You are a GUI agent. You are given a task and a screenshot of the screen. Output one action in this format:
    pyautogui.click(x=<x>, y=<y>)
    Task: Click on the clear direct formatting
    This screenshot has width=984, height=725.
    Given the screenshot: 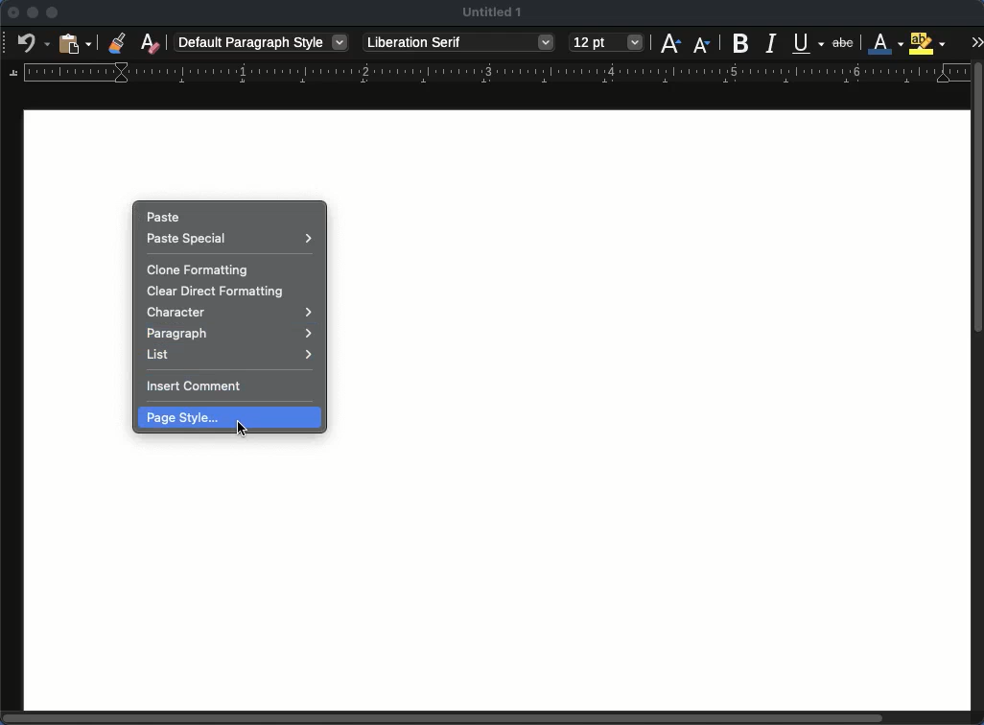 What is the action you would take?
    pyautogui.click(x=219, y=292)
    